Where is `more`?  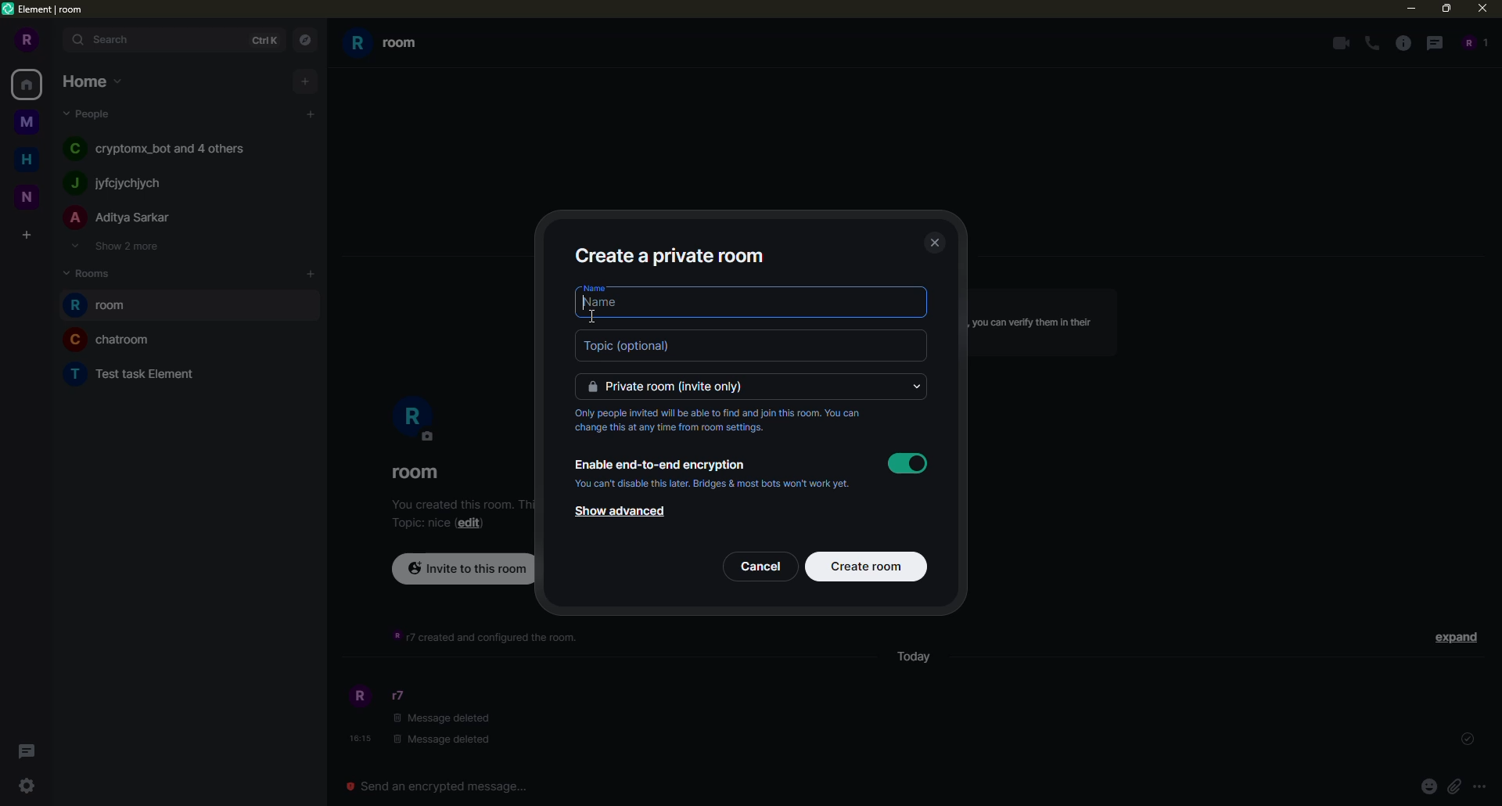 more is located at coordinates (1483, 788).